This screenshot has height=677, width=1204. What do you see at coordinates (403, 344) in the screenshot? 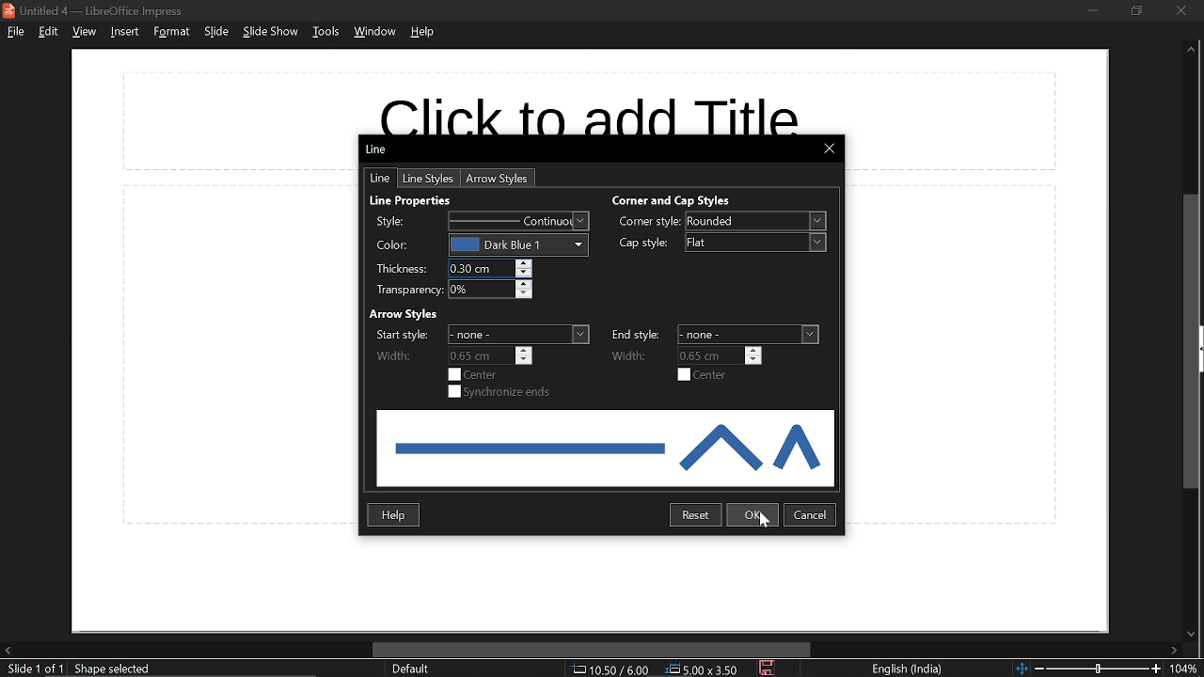
I see `Lables` at bounding box center [403, 344].